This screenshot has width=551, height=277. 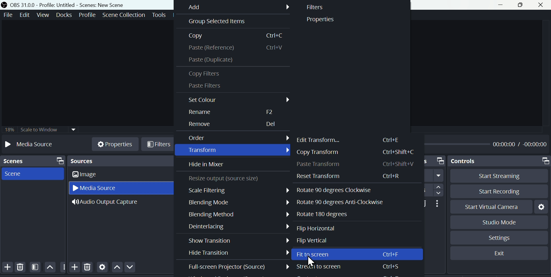 I want to click on maximise, so click(x=521, y=5).